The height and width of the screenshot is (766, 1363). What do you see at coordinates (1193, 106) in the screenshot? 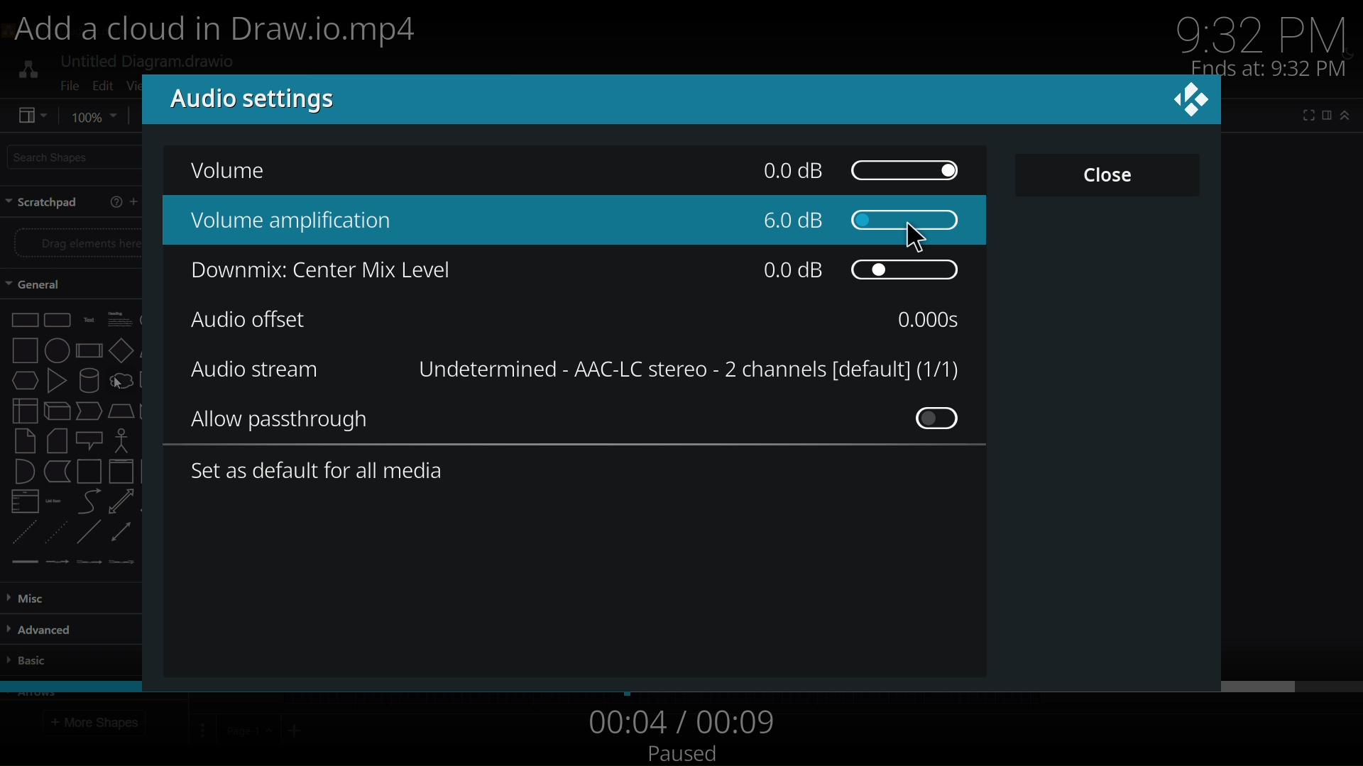
I see `close dialog` at bounding box center [1193, 106].